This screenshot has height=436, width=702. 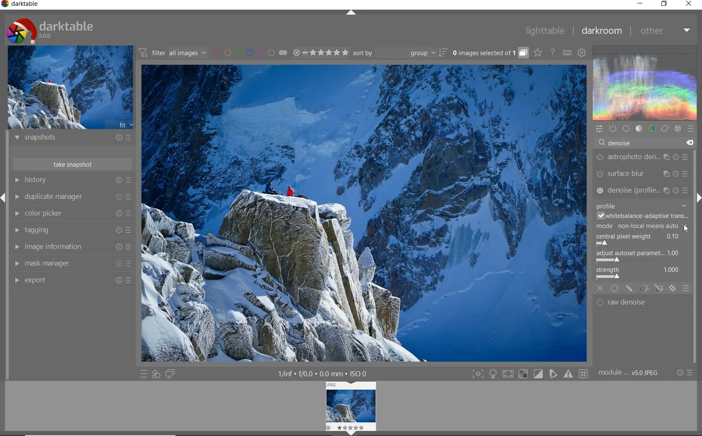 I want to click on mask manager, so click(x=71, y=264).